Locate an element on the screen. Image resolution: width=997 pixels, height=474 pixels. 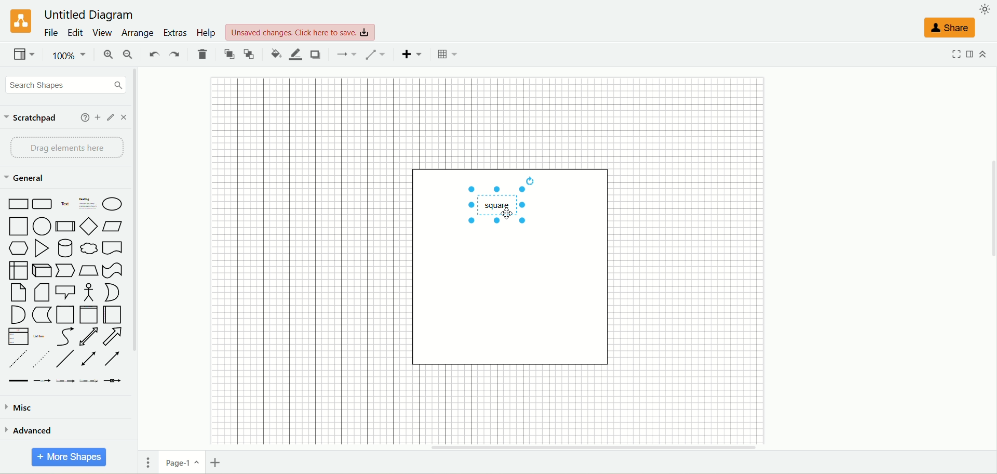
edit is located at coordinates (76, 33).